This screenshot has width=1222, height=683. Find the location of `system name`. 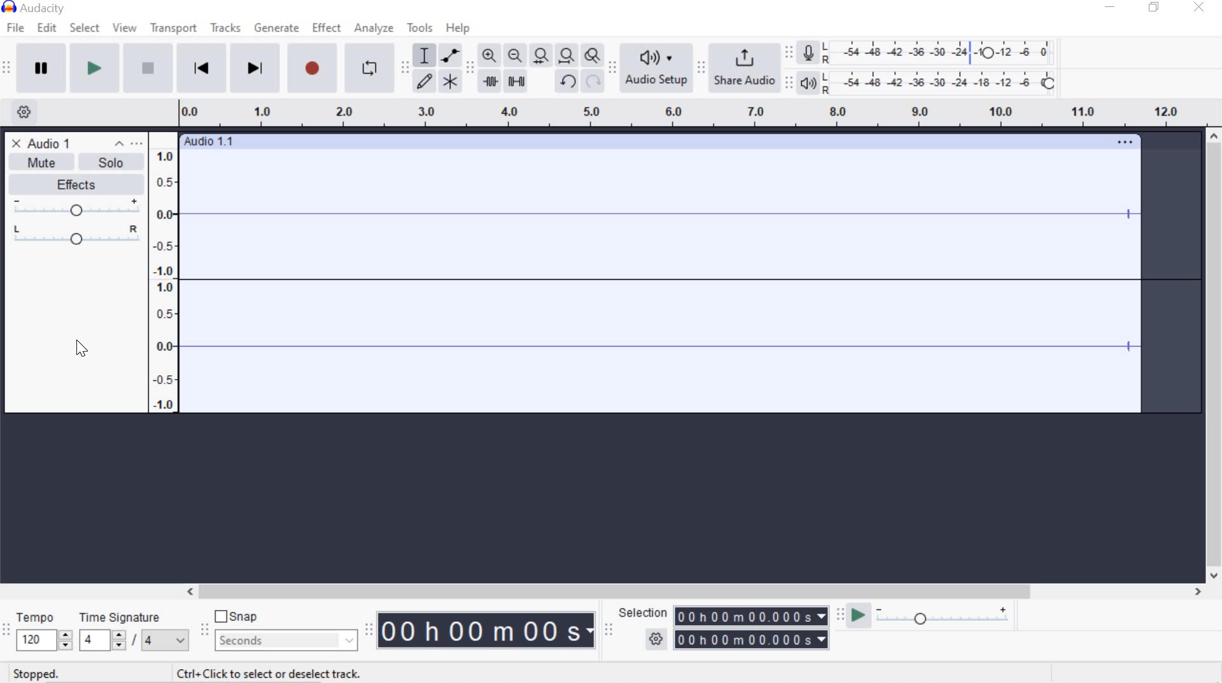

system name is located at coordinates (33, 8).